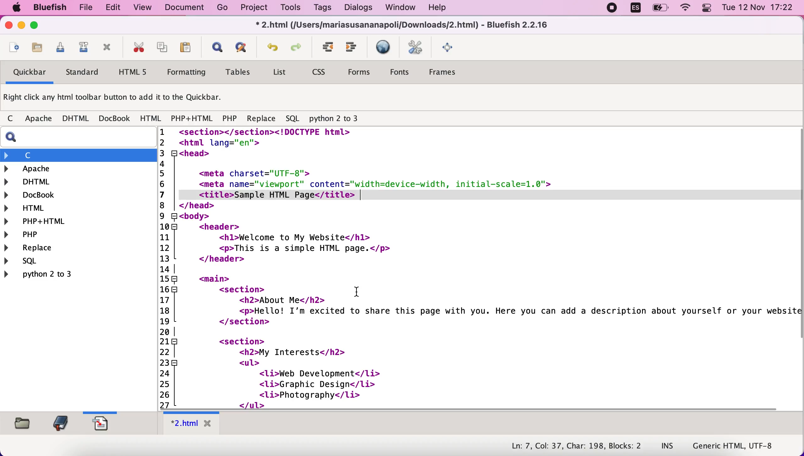 The width and height of the screenshot is (804, 456). I want to click on save file as, so click(85, 47).